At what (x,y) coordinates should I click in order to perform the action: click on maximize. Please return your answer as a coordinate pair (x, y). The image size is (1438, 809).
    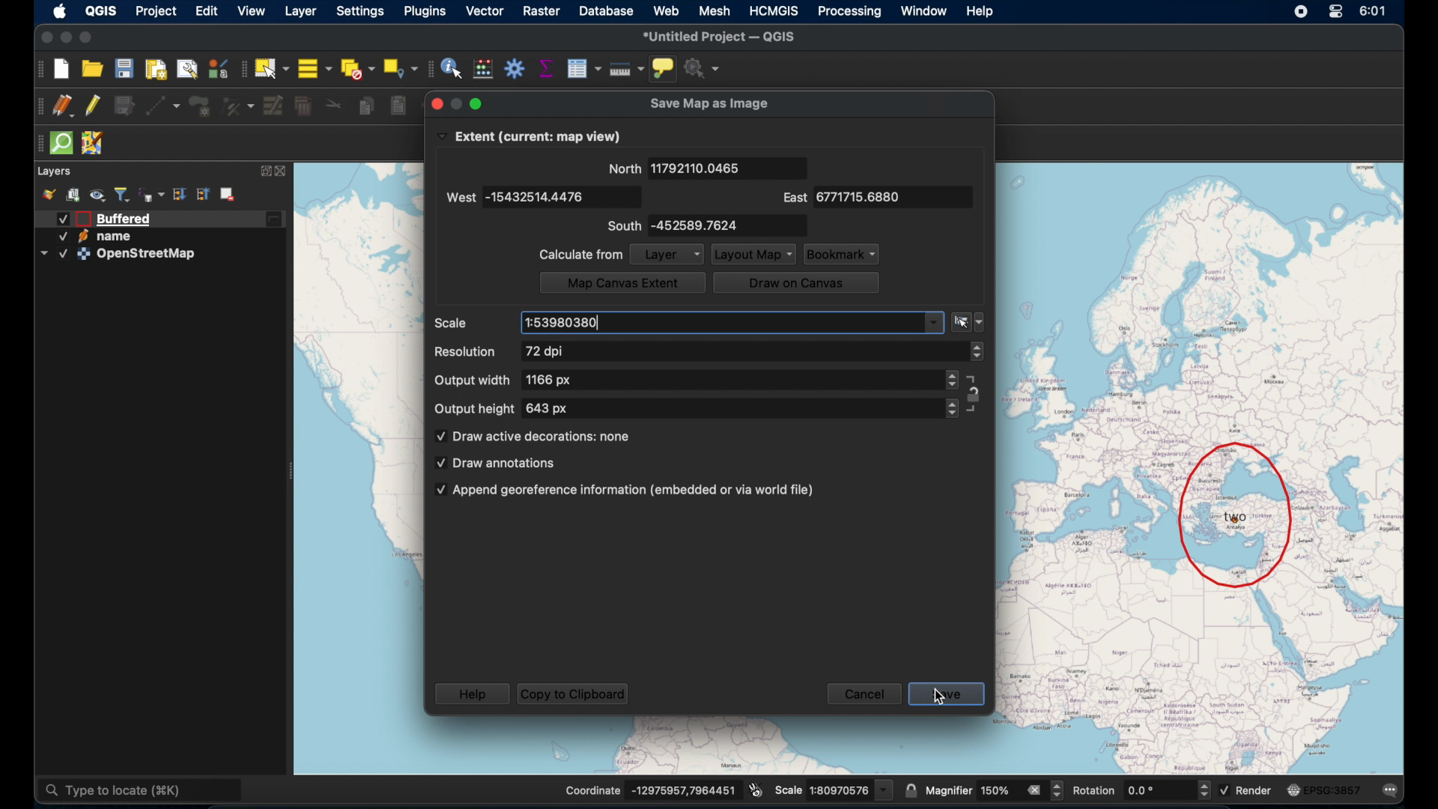
    Looking at the image, I should click on (88, 37).